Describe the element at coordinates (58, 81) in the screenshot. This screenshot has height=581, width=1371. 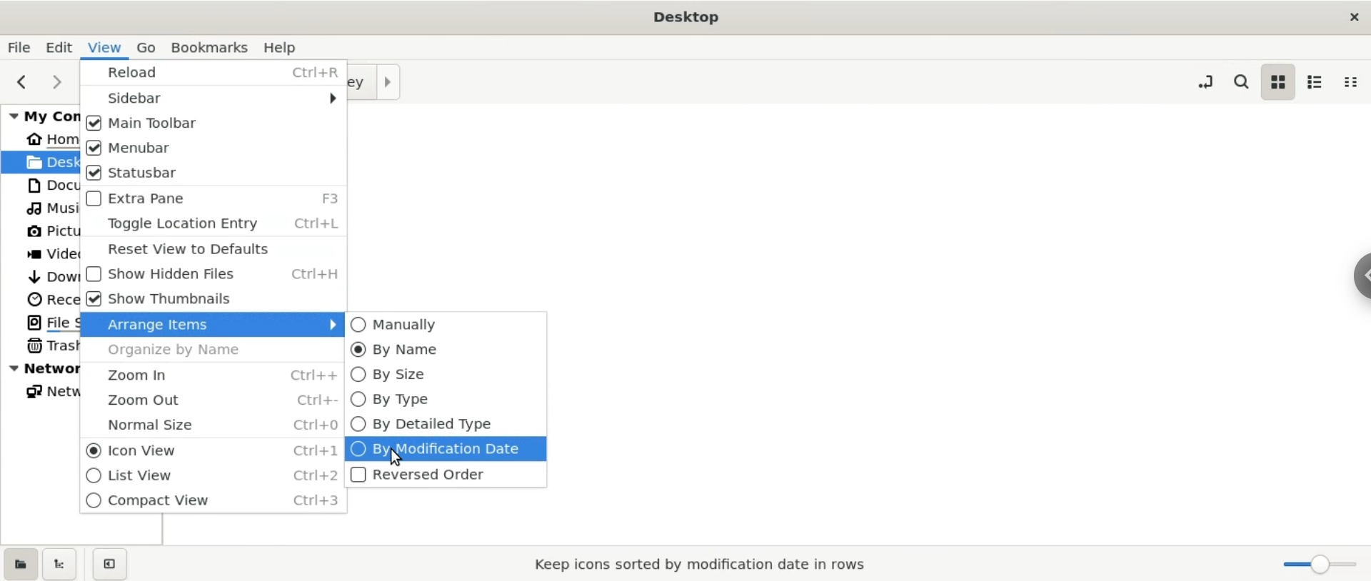
I see `next` at that location.